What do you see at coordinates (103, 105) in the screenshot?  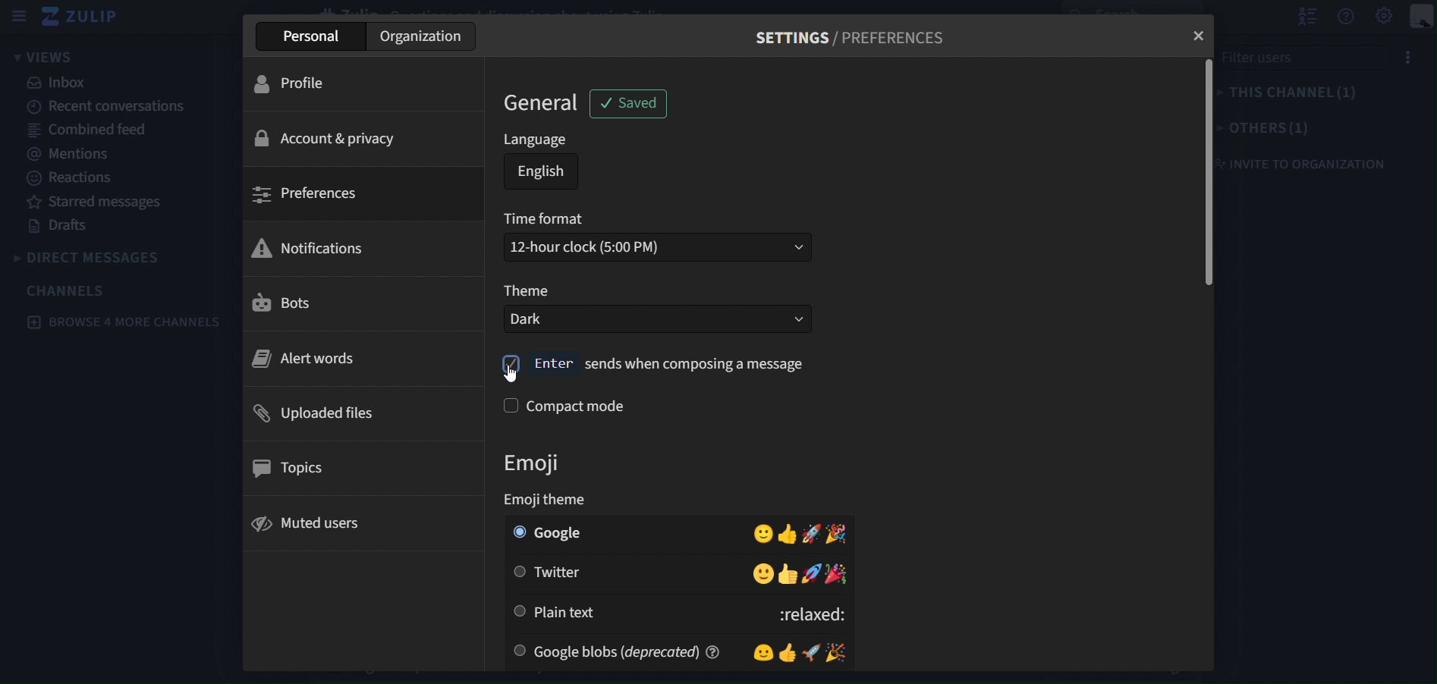 I see `recent conversations` at bounding box center [103, 105].